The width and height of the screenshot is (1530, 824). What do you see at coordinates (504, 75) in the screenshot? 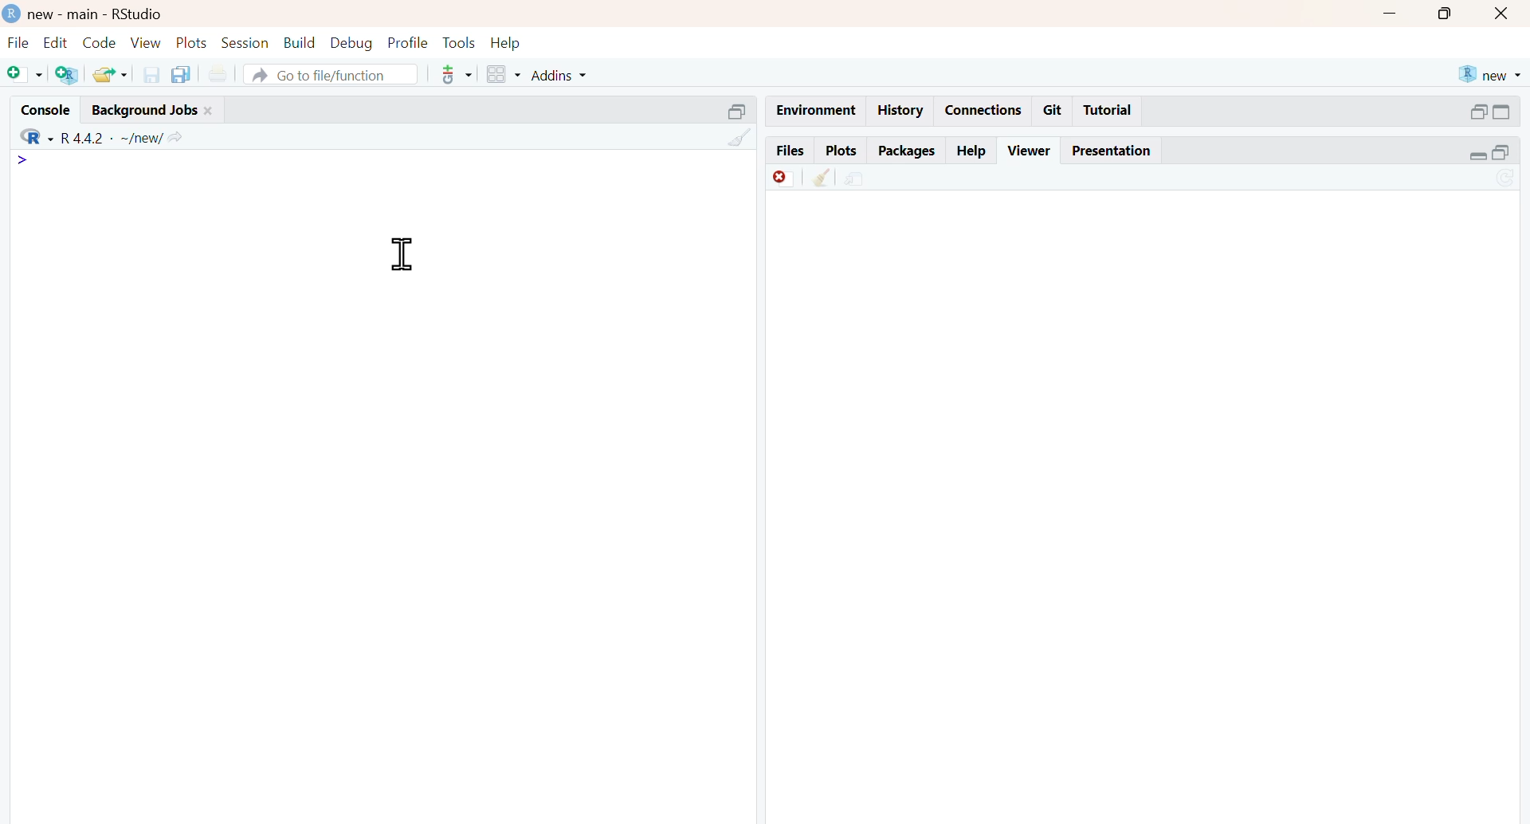
I see `grid` at bounding box center [504, 75].